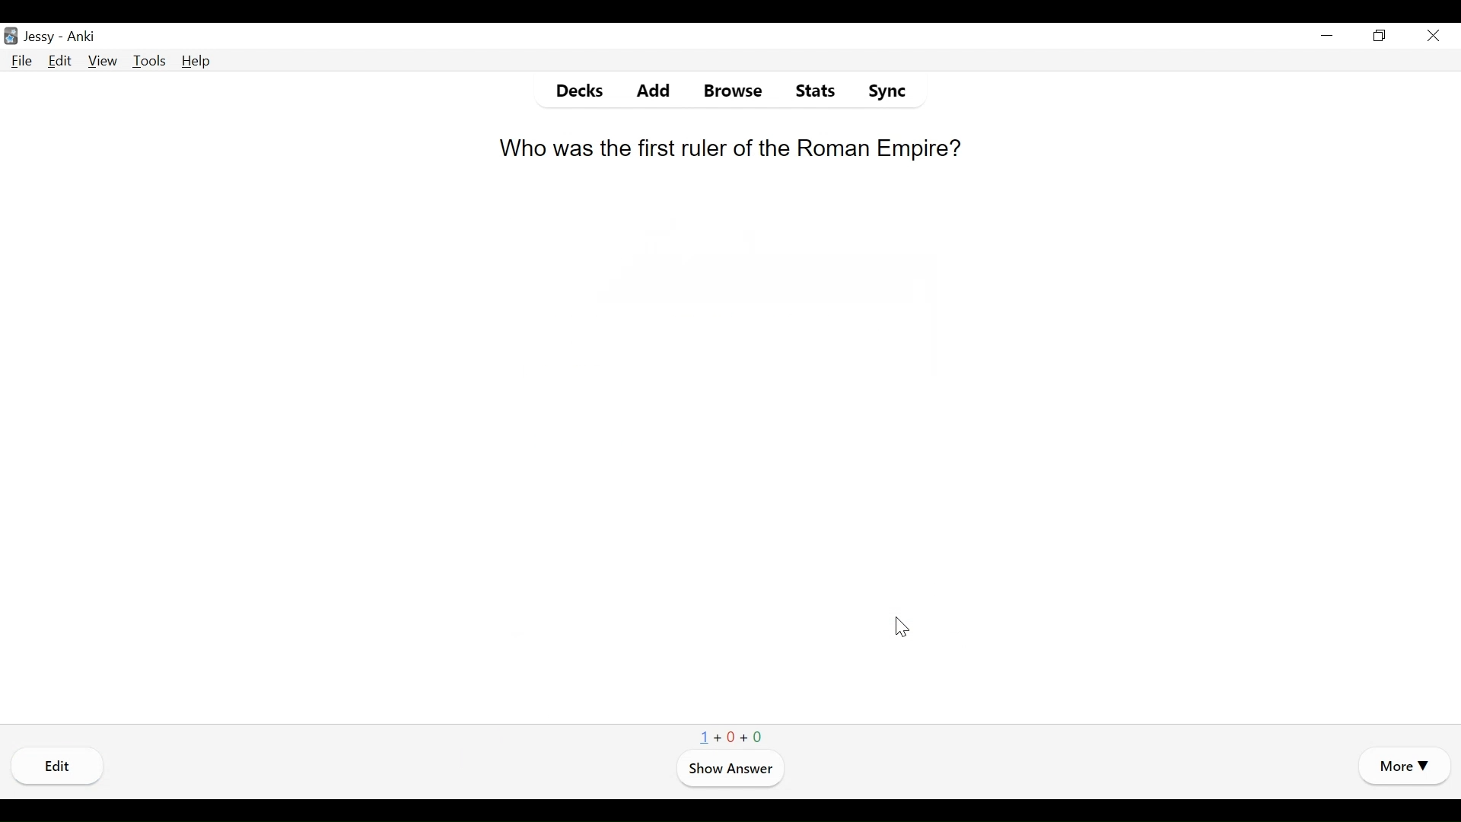 The height and width of the screenshot is (822, 1461). Describe the element at coordinates (729, 769) in the screenshot. I see `Show Answer` at that location.